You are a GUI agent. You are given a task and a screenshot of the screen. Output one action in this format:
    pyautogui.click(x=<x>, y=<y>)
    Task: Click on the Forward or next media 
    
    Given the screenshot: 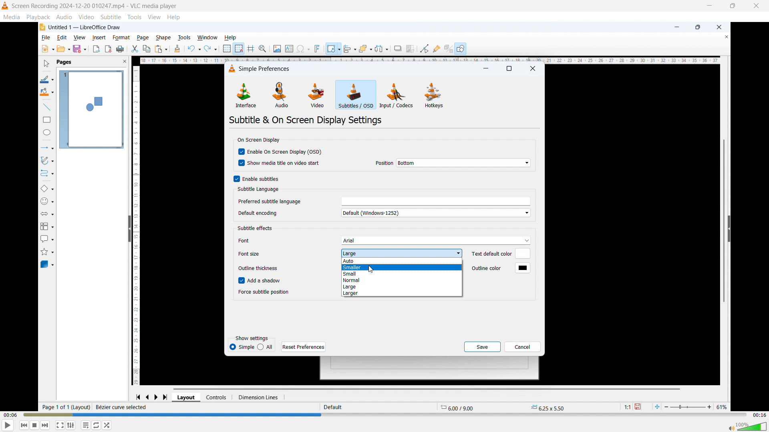 What is the action you would take?
    pyautogui.click(x=45, y=426)
    